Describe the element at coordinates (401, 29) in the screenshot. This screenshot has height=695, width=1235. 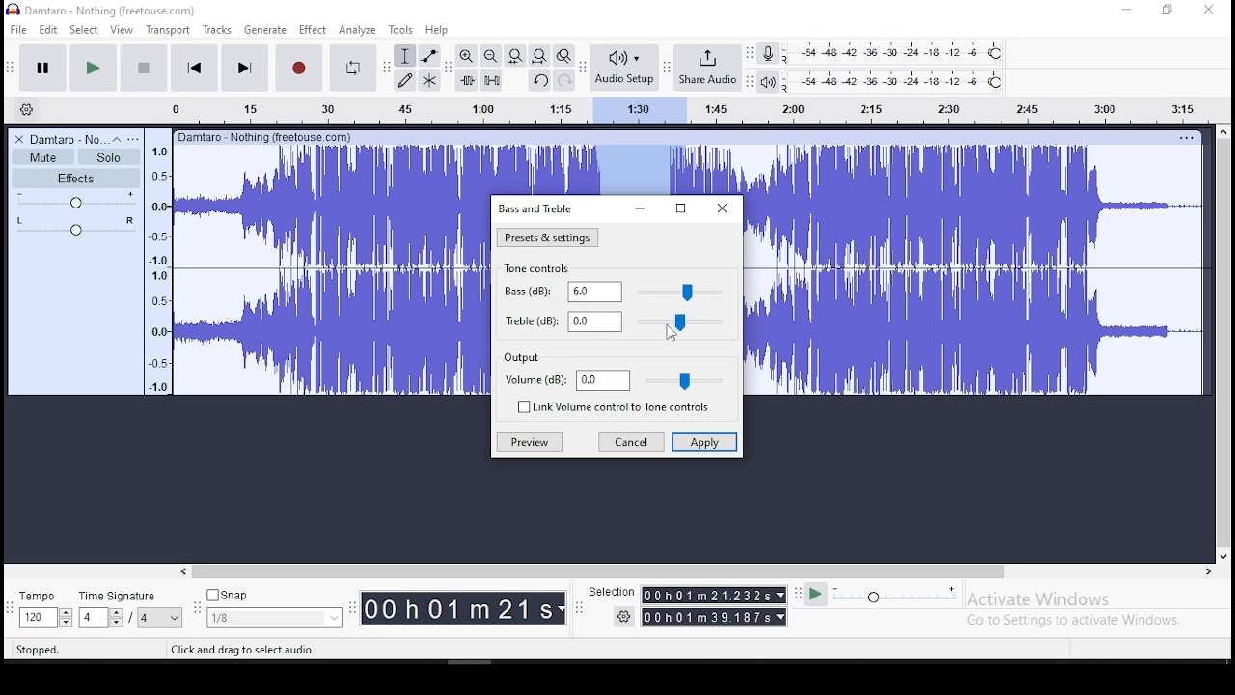
I see `tools` at that location.